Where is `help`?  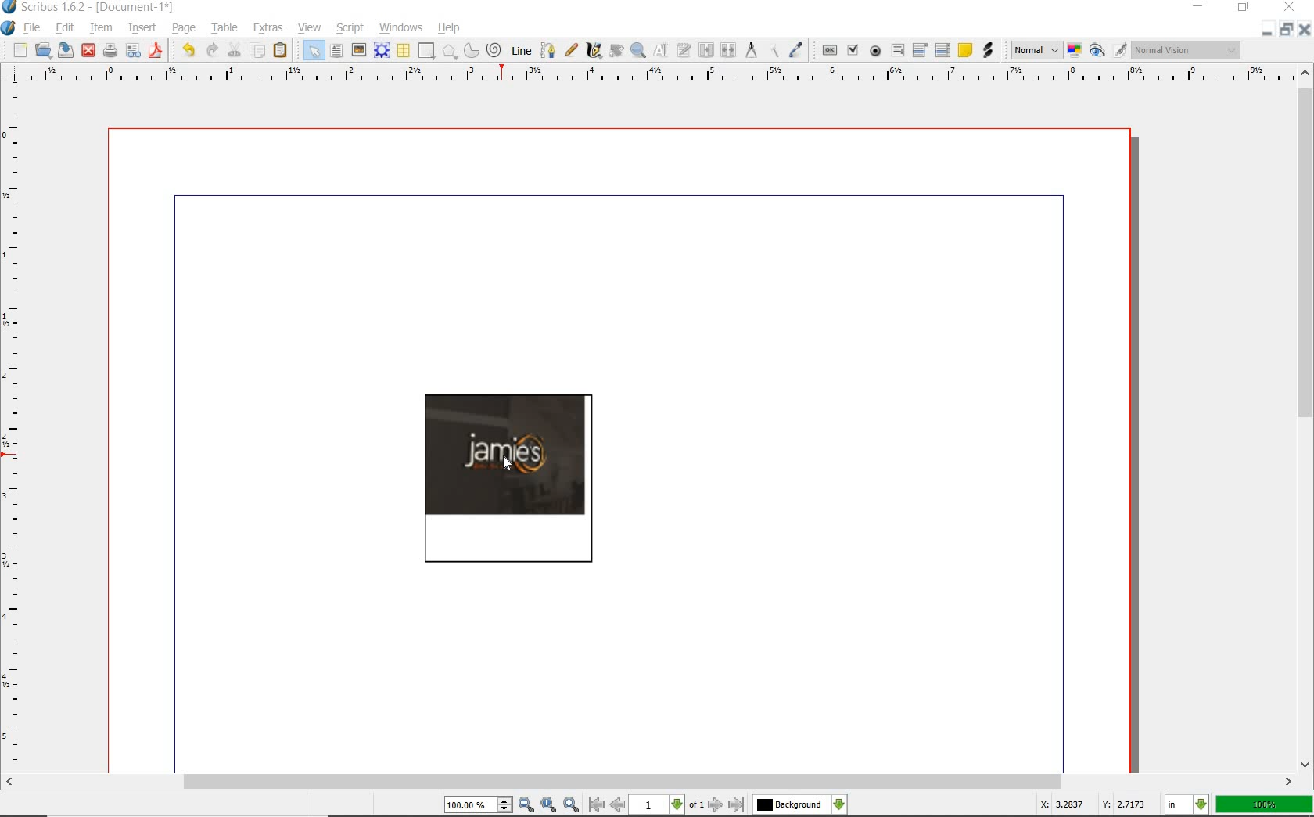
help is located at coordinates (451, 28).